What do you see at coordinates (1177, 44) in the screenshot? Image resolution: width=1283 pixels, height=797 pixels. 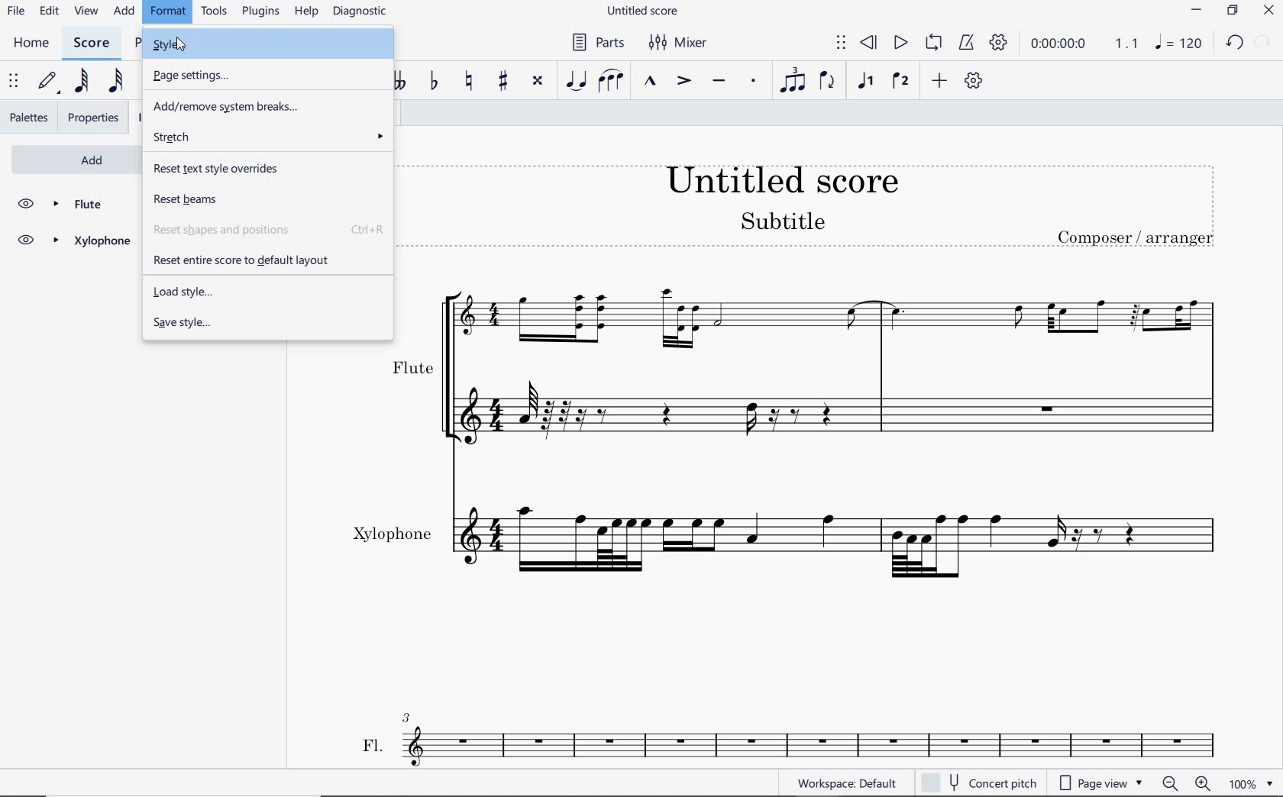 I see `NOTE` at bounding box center [1177, 44].